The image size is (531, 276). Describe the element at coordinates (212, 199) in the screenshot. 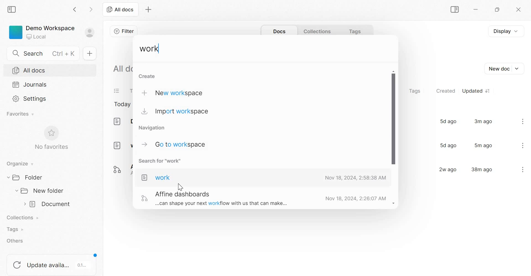

I see `` at that location.